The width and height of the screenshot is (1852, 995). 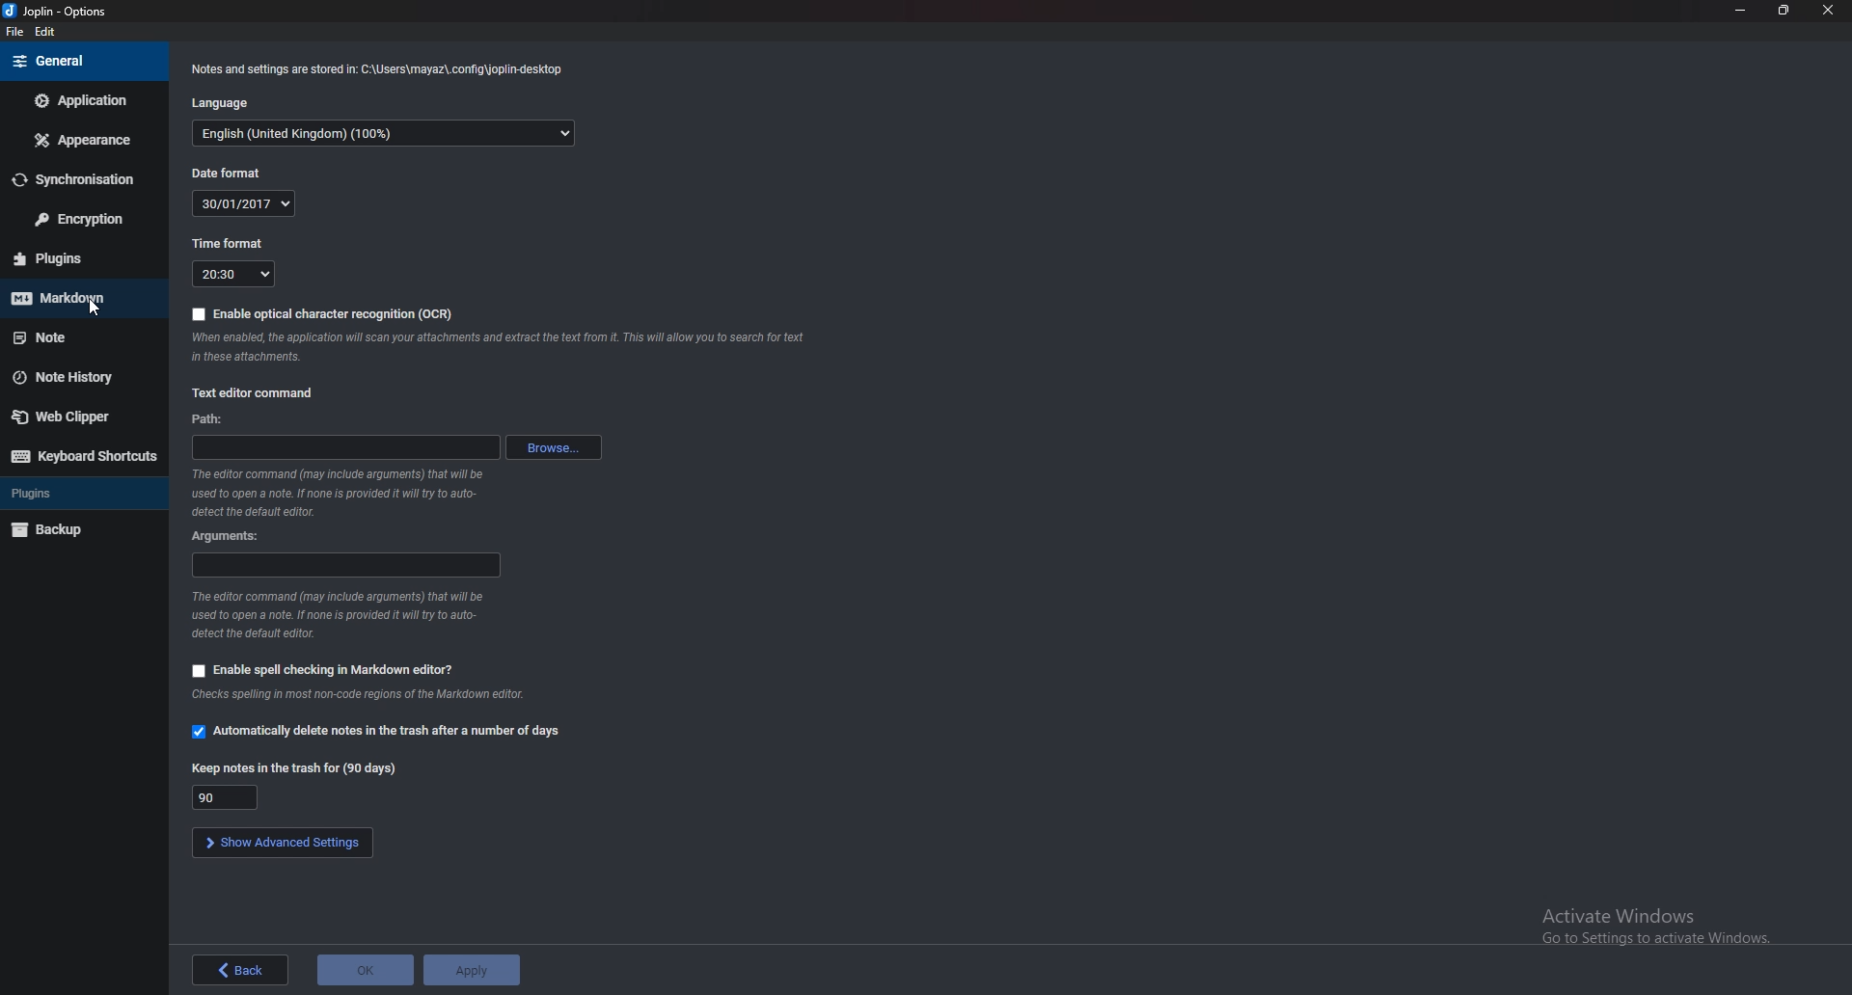 What do you see at coordinates (77, 376) in the screenshot?
I see `Note history` at bounding box center [77, 376].